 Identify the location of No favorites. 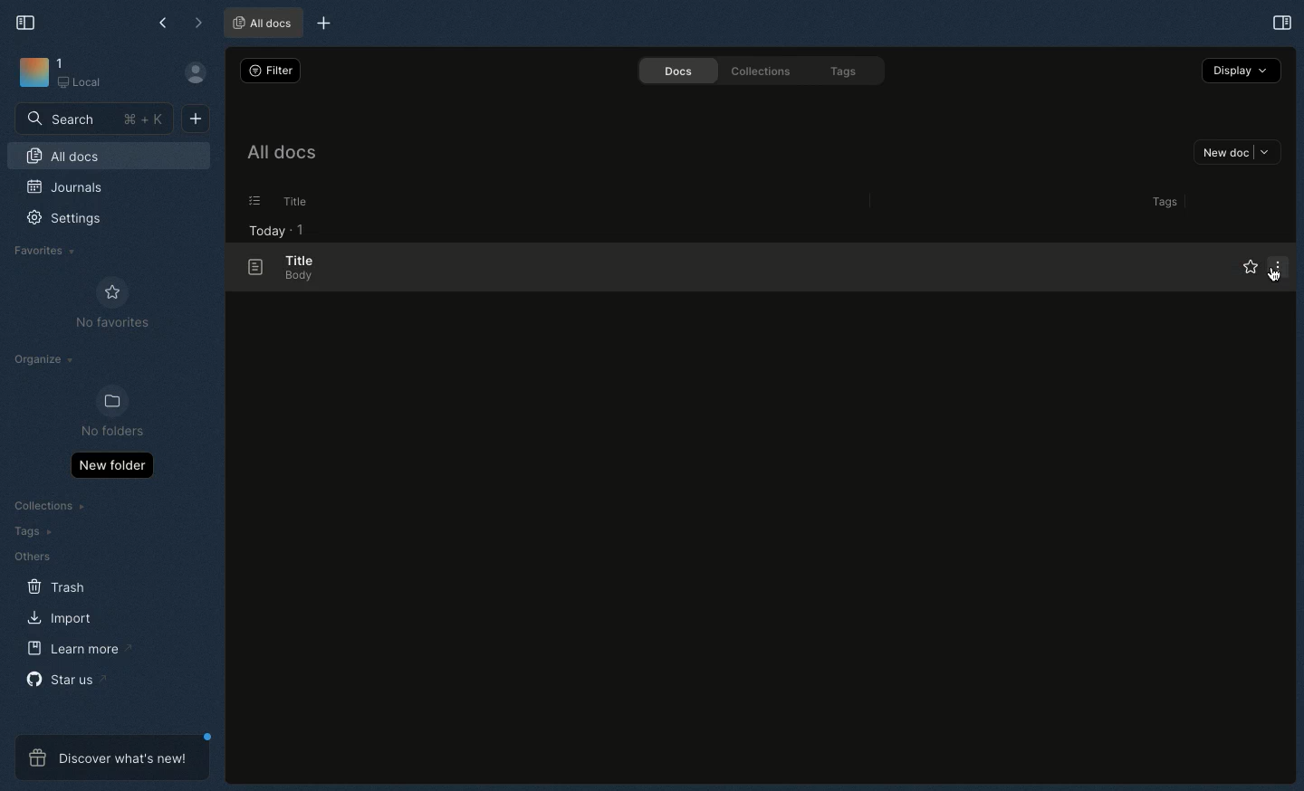
(112, 303).